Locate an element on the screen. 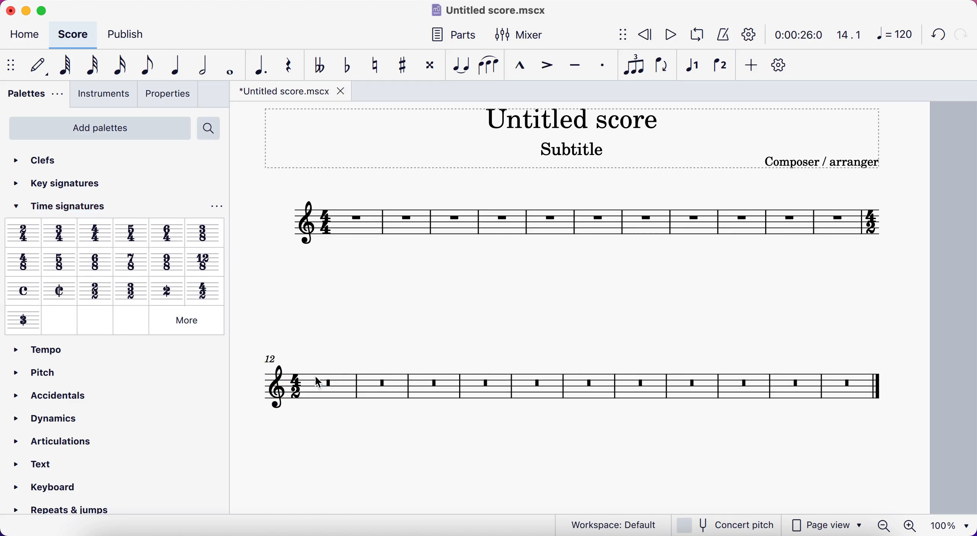   is located at coordinates (60, 261).